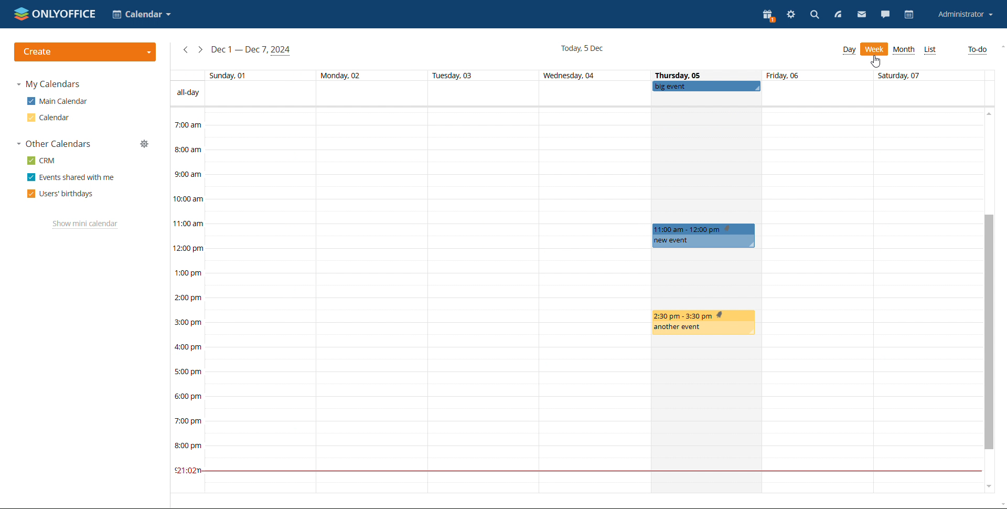  Describe the element at coordinates (861, 14) in the screenshot. I see `mail` at that location.